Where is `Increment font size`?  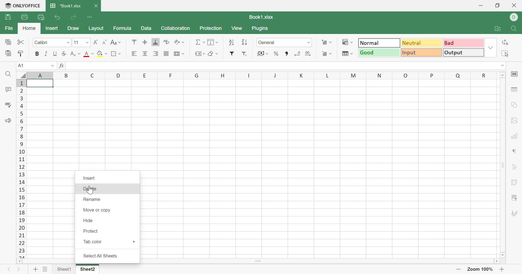
Increment font size is located at coordinates (96, 42).